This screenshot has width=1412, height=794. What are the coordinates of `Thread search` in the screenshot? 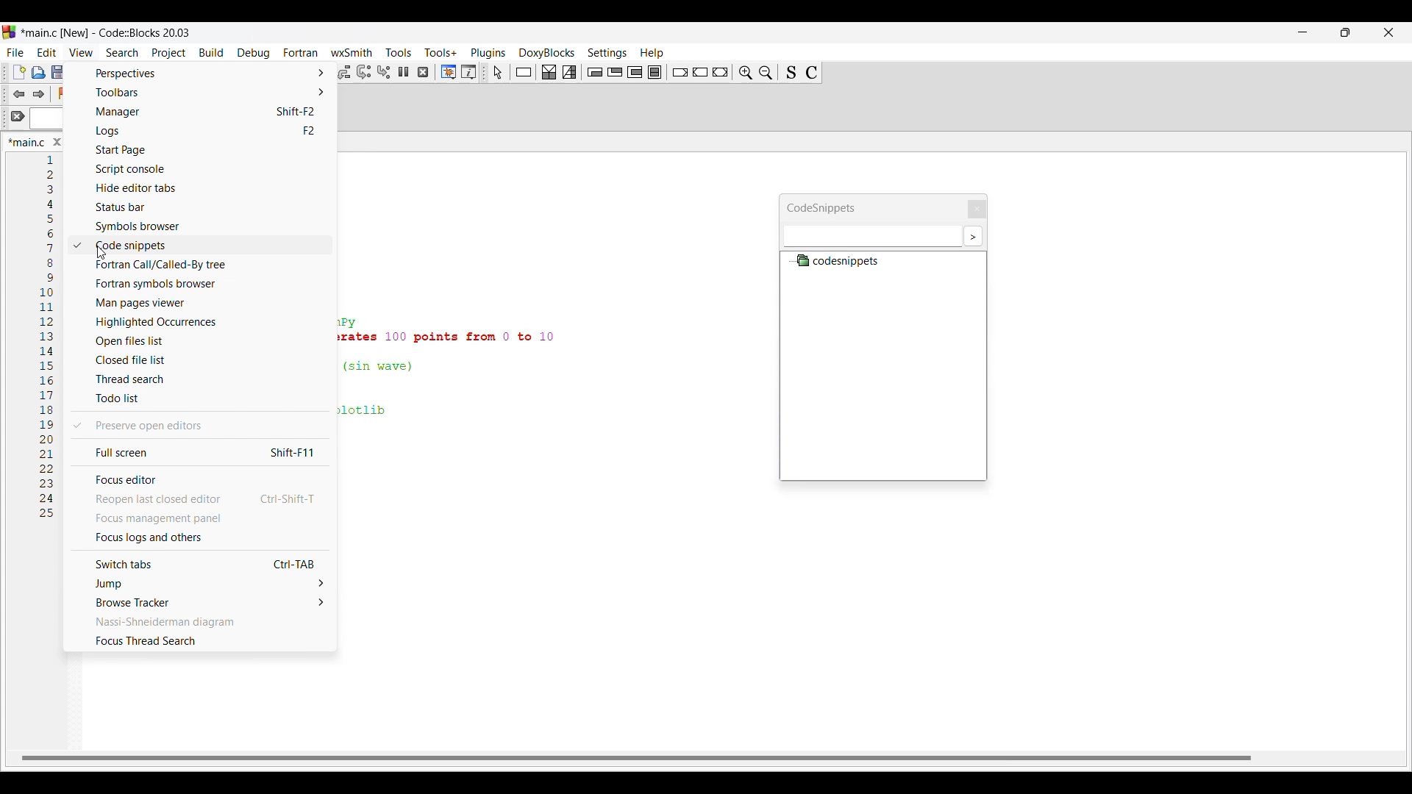 It's located at (210, 378).